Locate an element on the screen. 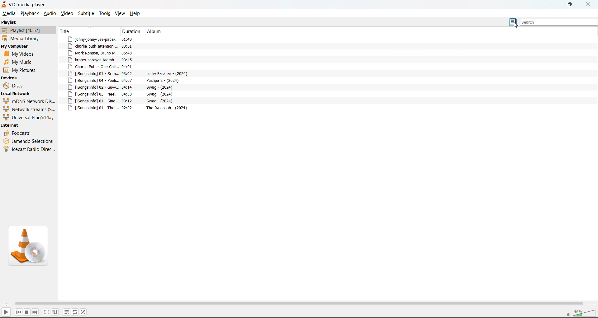  track title with duration and album details is located at coordinates (130, 108).